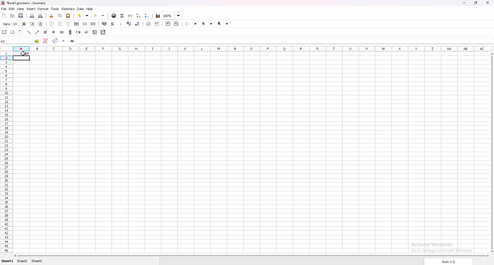 The width and height of the screenshot is (494, 265). What do you see at coordinates (130, 16) in the screenshot?
I see `function` at bounding box center [130, 16].